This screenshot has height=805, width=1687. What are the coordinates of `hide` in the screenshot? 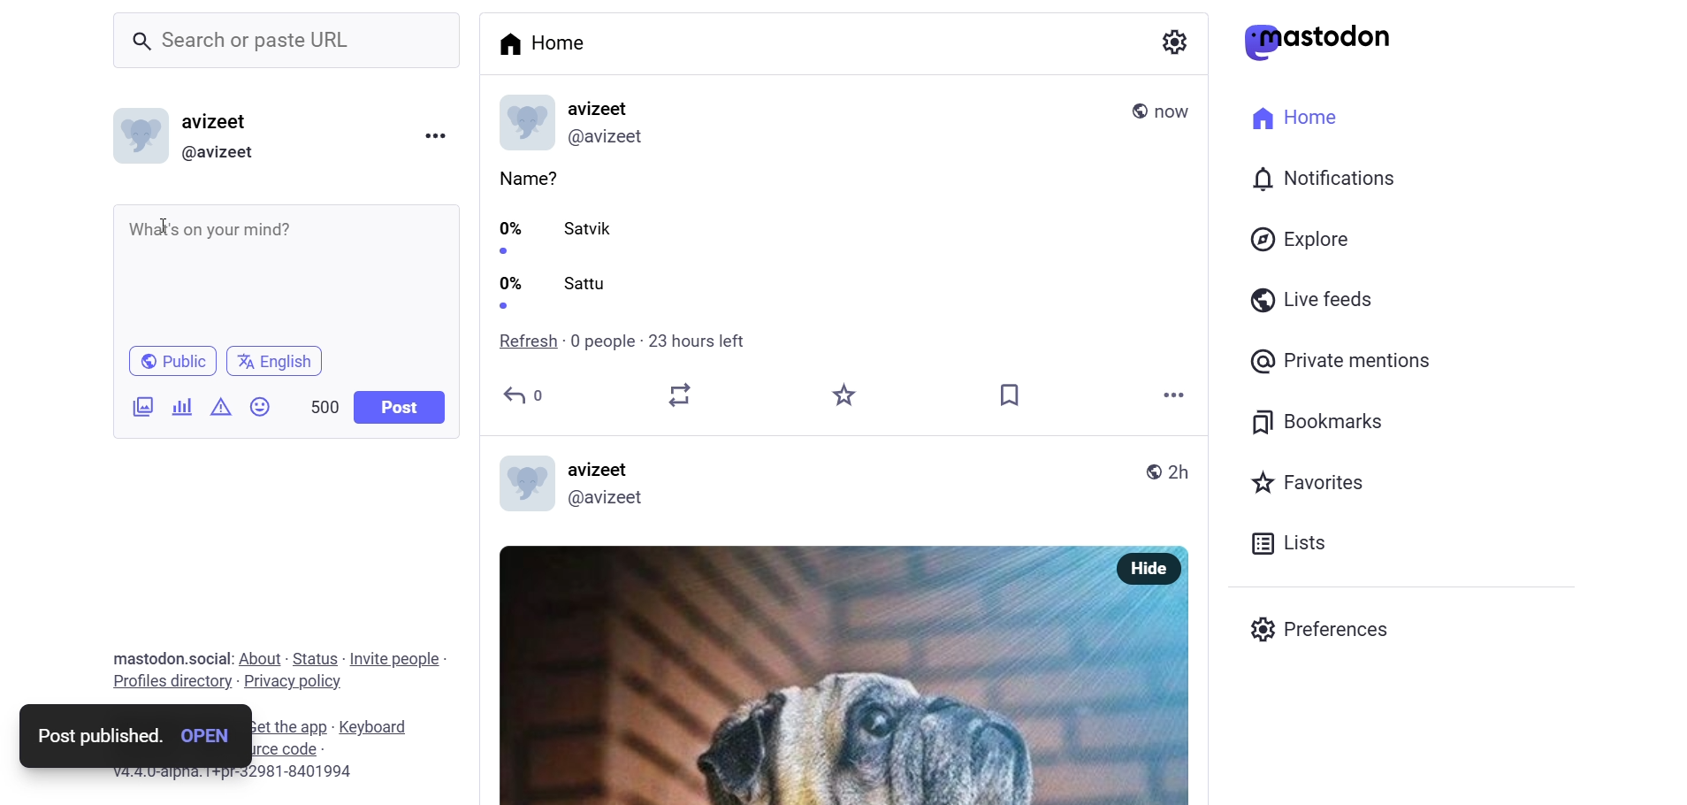 It's located at (1149, 570).